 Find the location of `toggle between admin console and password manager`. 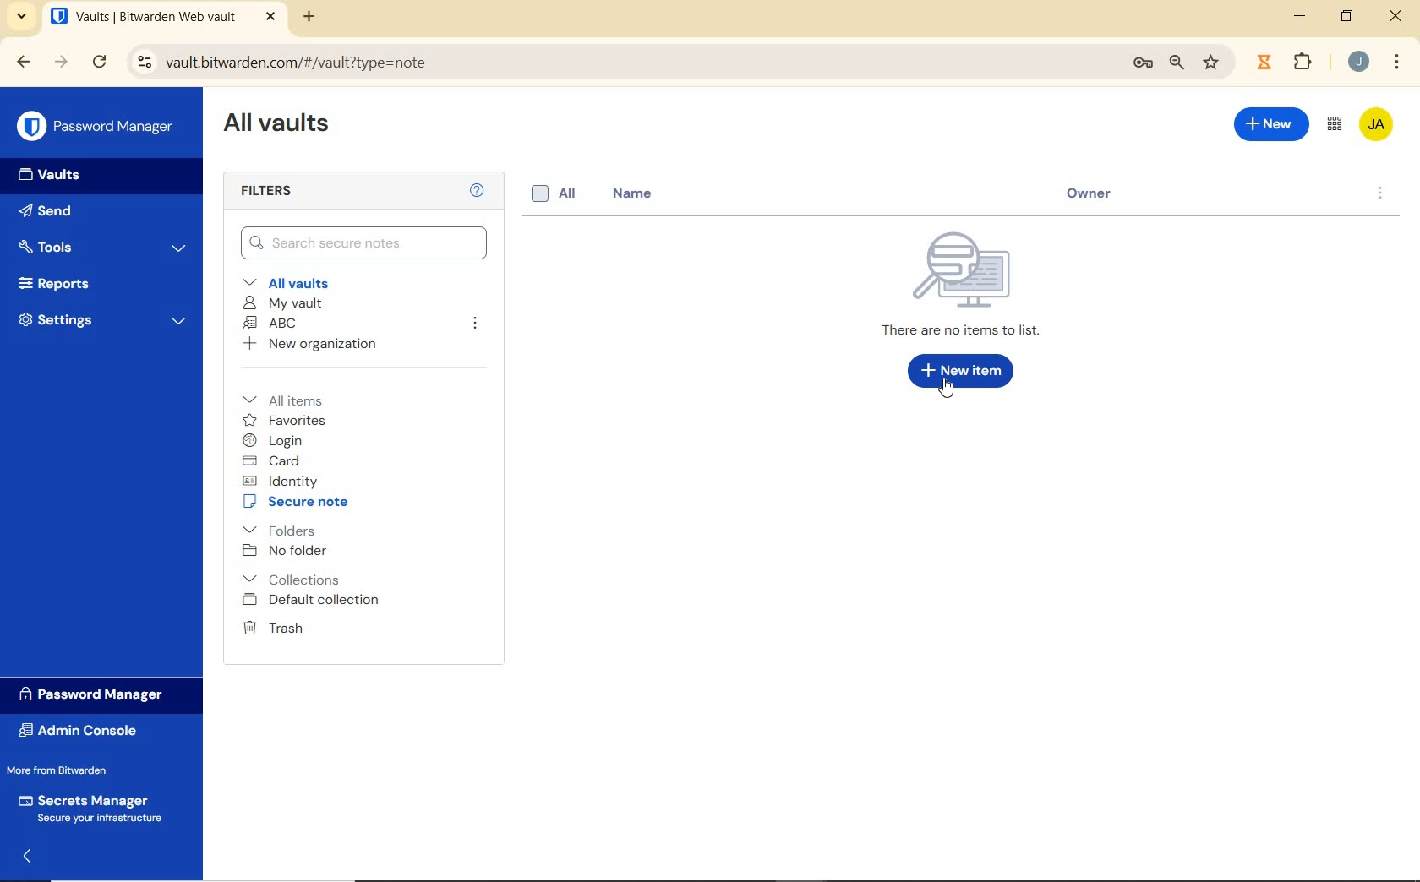

toggle between admin console and password manager is located at coordinates (1335, 125).